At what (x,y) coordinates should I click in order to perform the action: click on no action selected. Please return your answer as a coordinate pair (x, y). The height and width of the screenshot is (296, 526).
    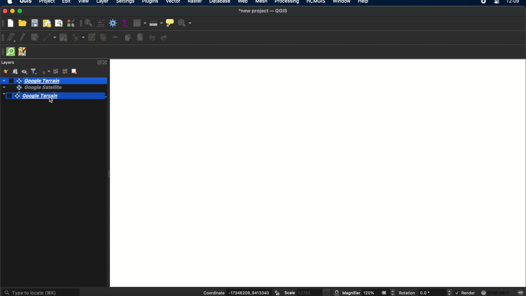
    Looking at the image, I should click on (185, 23).